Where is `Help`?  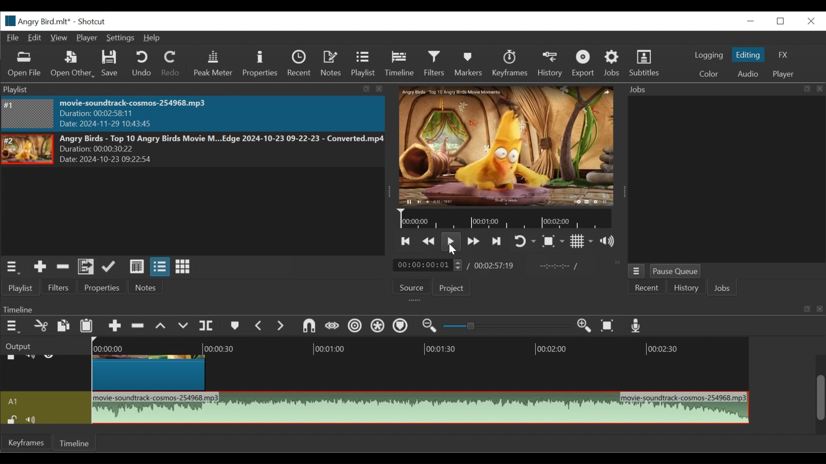
Help is located at coordinates (151, 38).